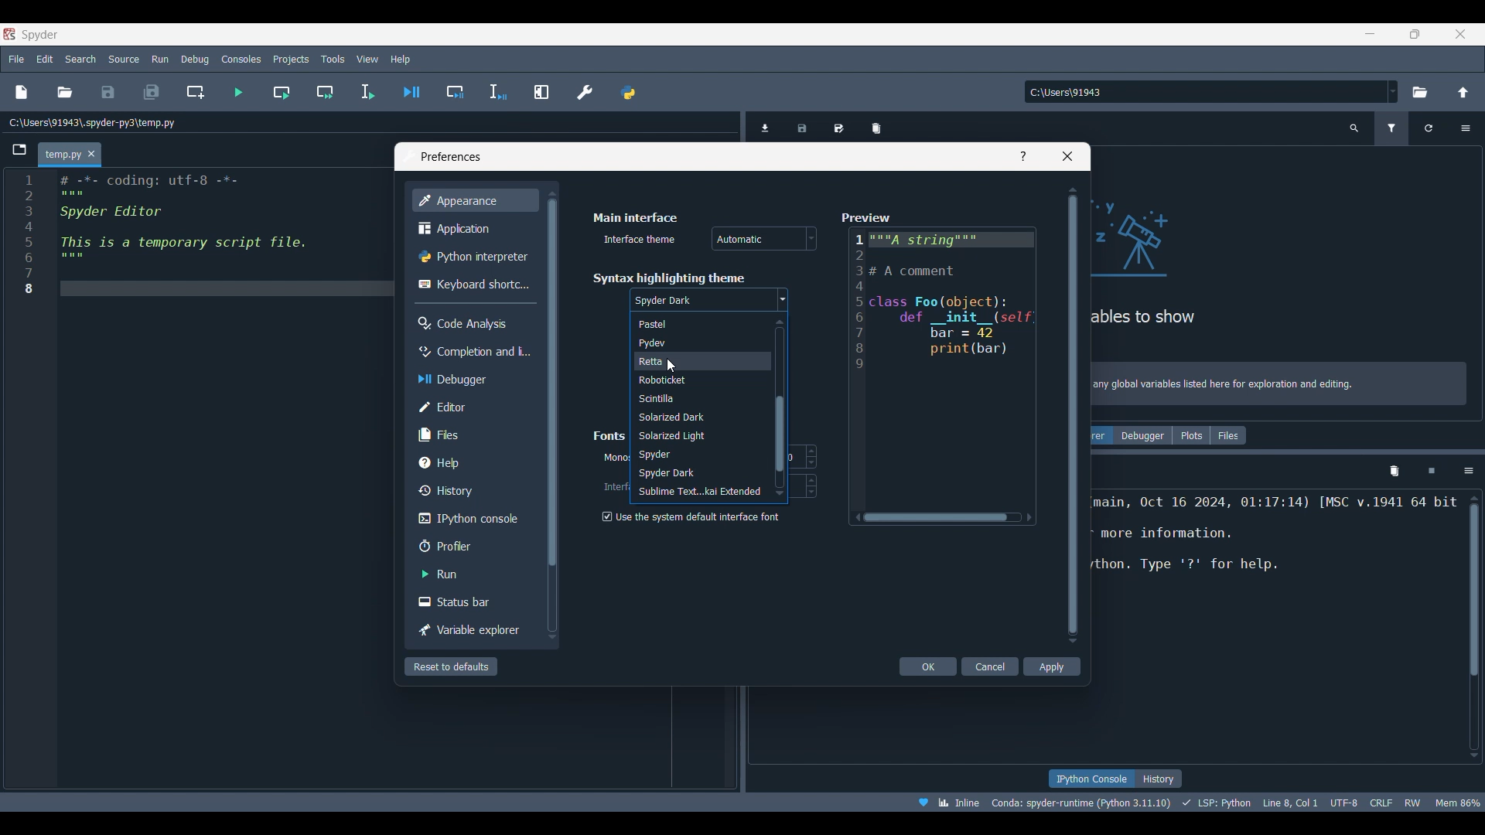 The height and width of the screenshot is (835, 1485). What do you see at coordinates (40, 34) in the screenshot?
I see `Software name` at bounding box center [40, 34].